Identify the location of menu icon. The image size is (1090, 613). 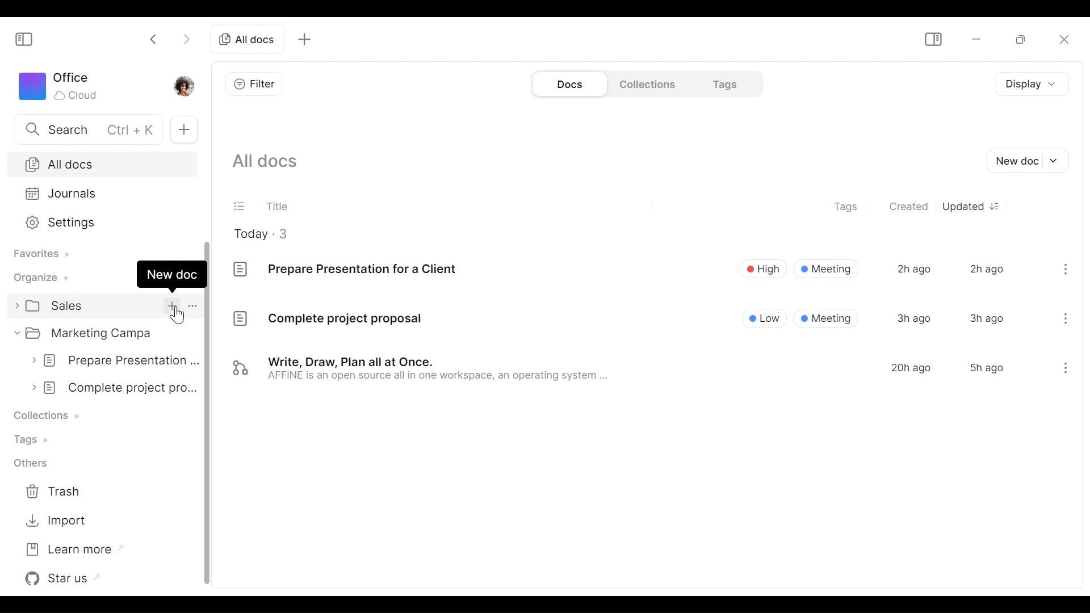
(1066, 317).